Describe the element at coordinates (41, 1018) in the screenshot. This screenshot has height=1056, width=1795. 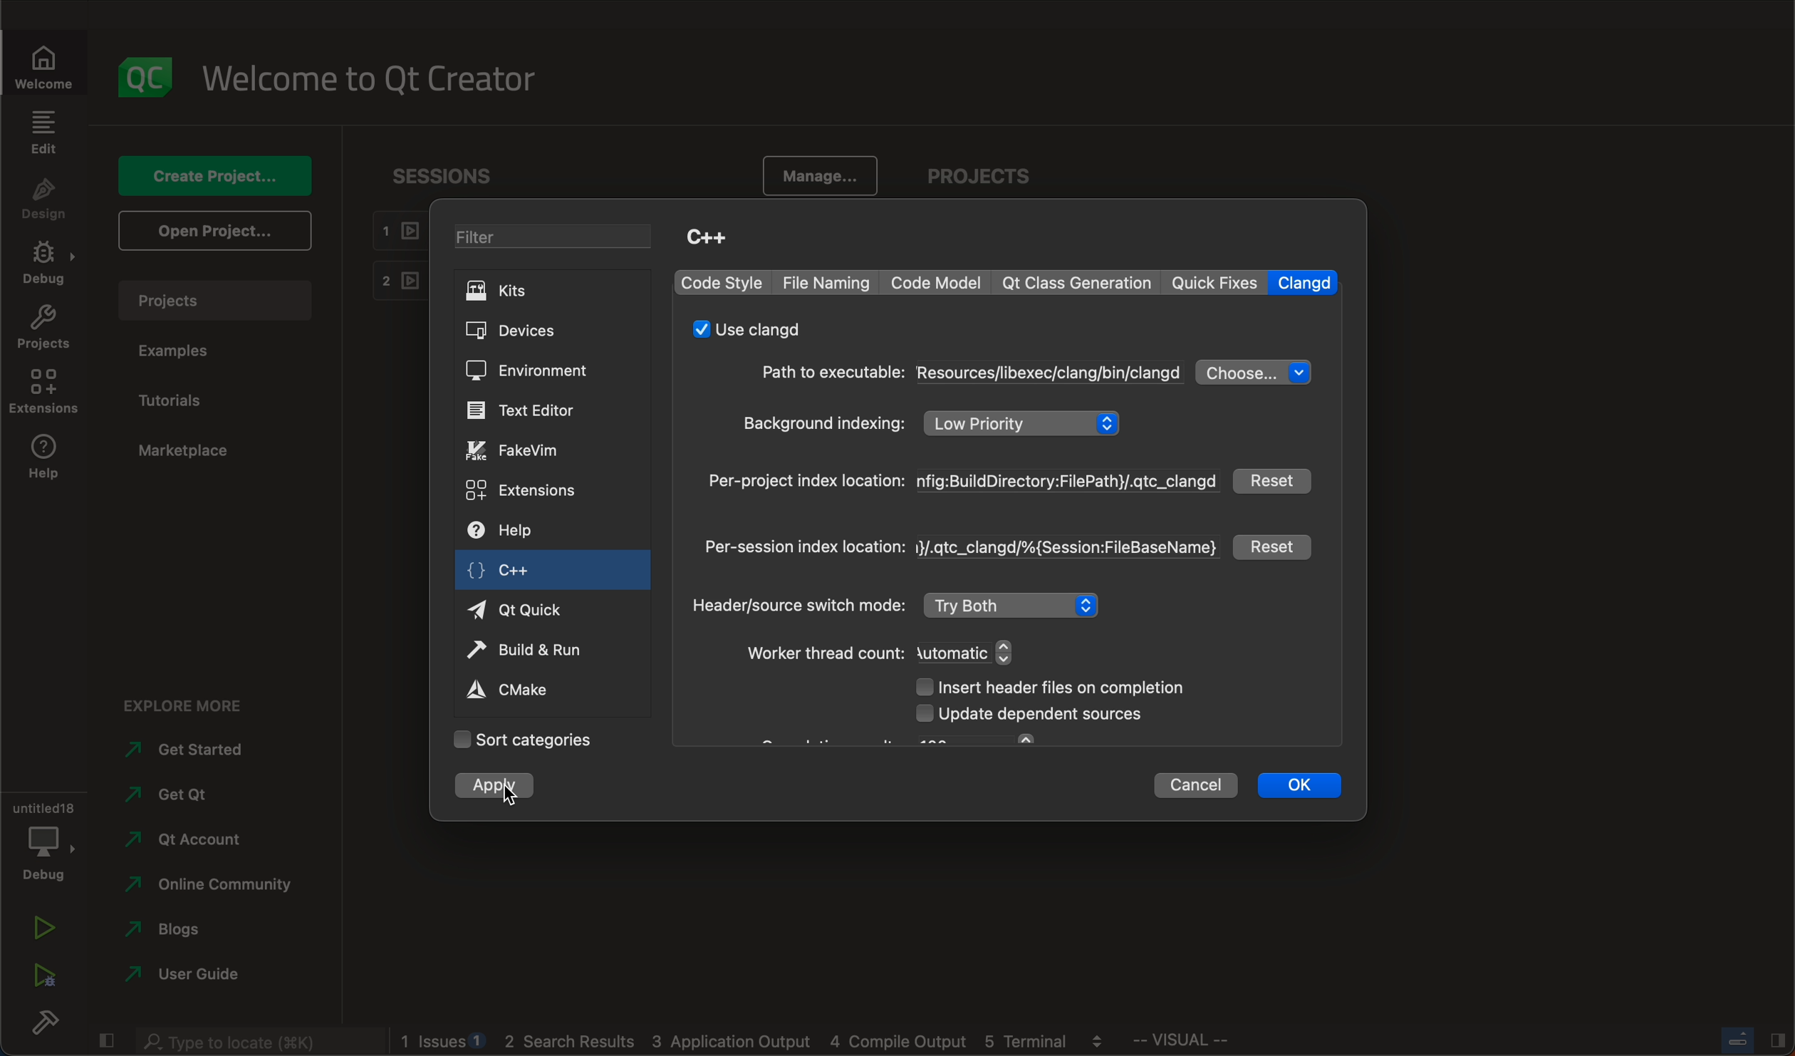
I see `build` at that location.